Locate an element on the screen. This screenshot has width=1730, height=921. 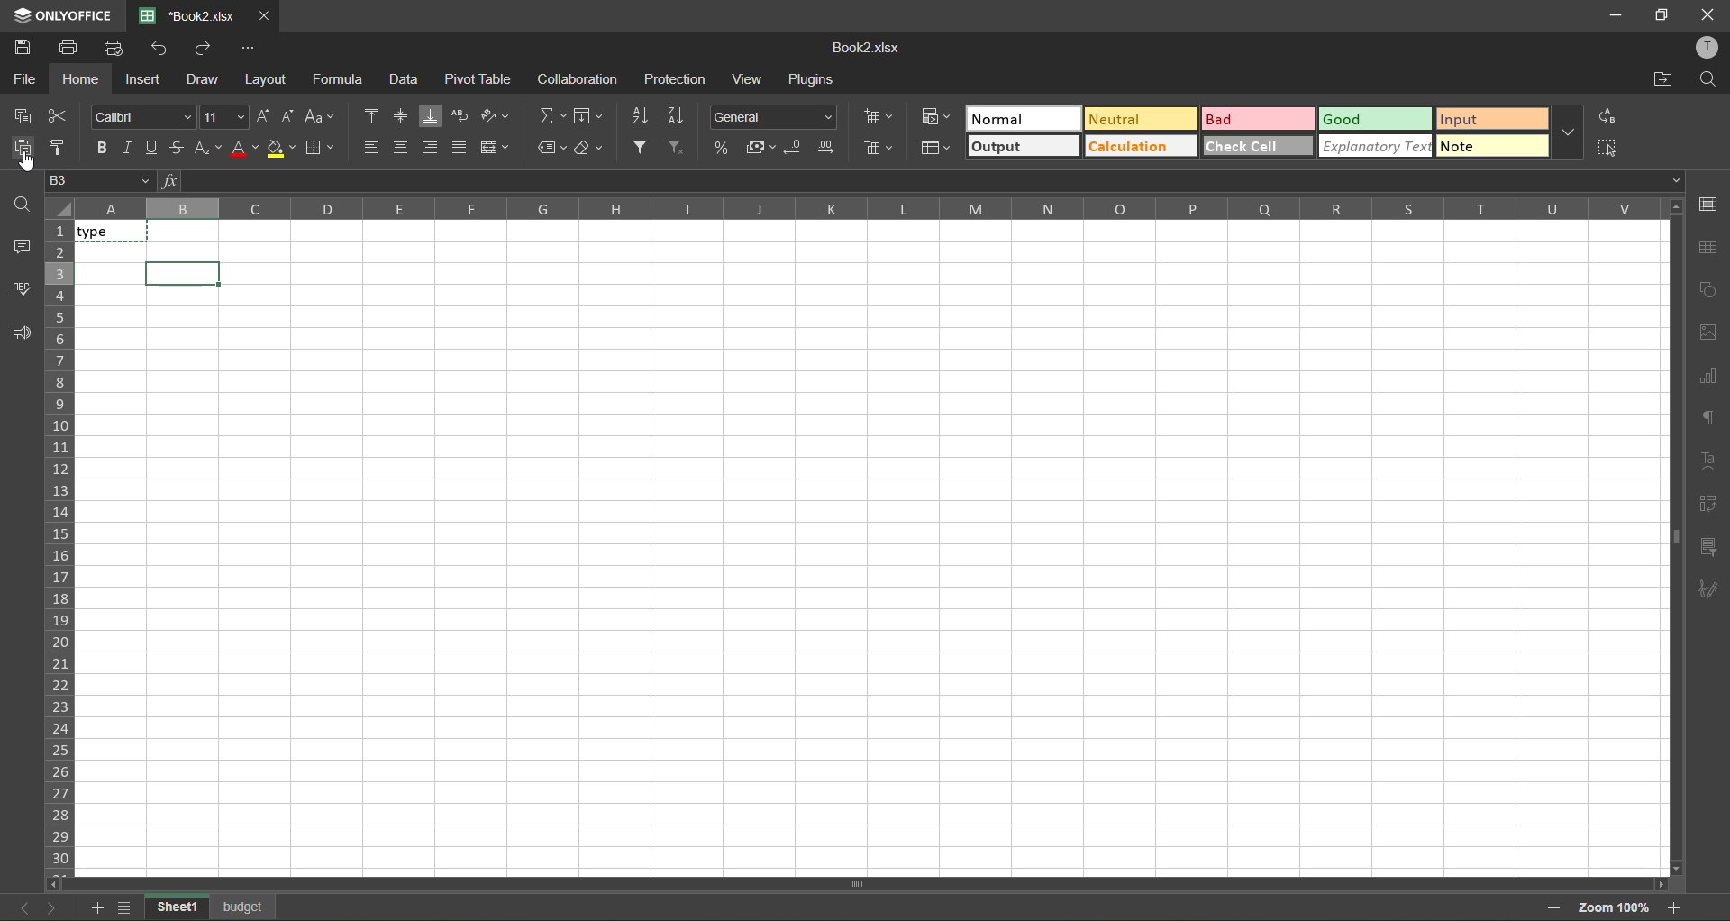
font color is located at coordinates (245, 149).